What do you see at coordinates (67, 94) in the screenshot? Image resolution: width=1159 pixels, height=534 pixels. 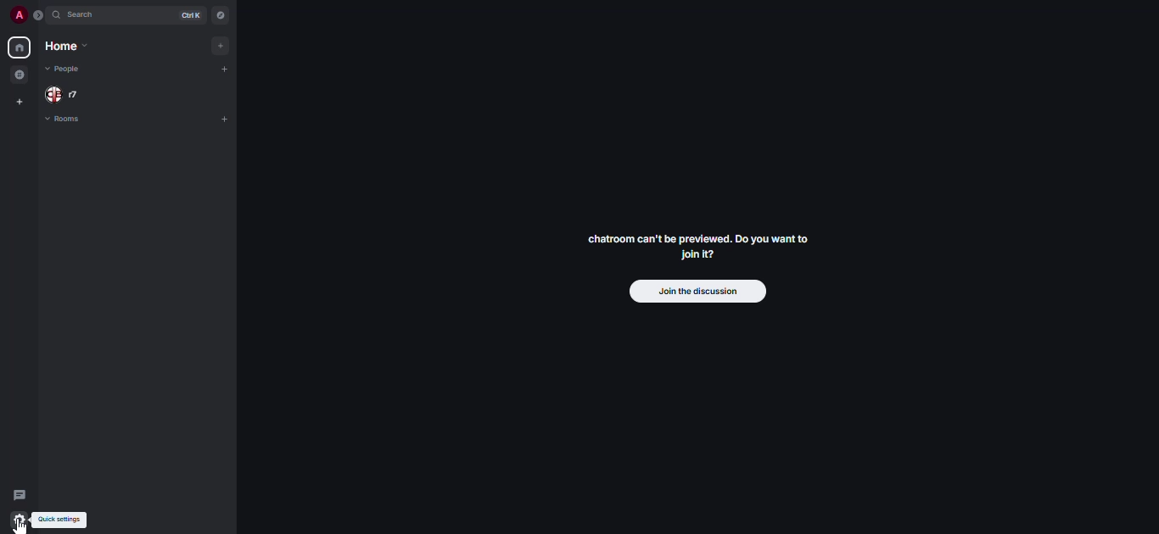 I see `people` at bounding box center [67, 94].